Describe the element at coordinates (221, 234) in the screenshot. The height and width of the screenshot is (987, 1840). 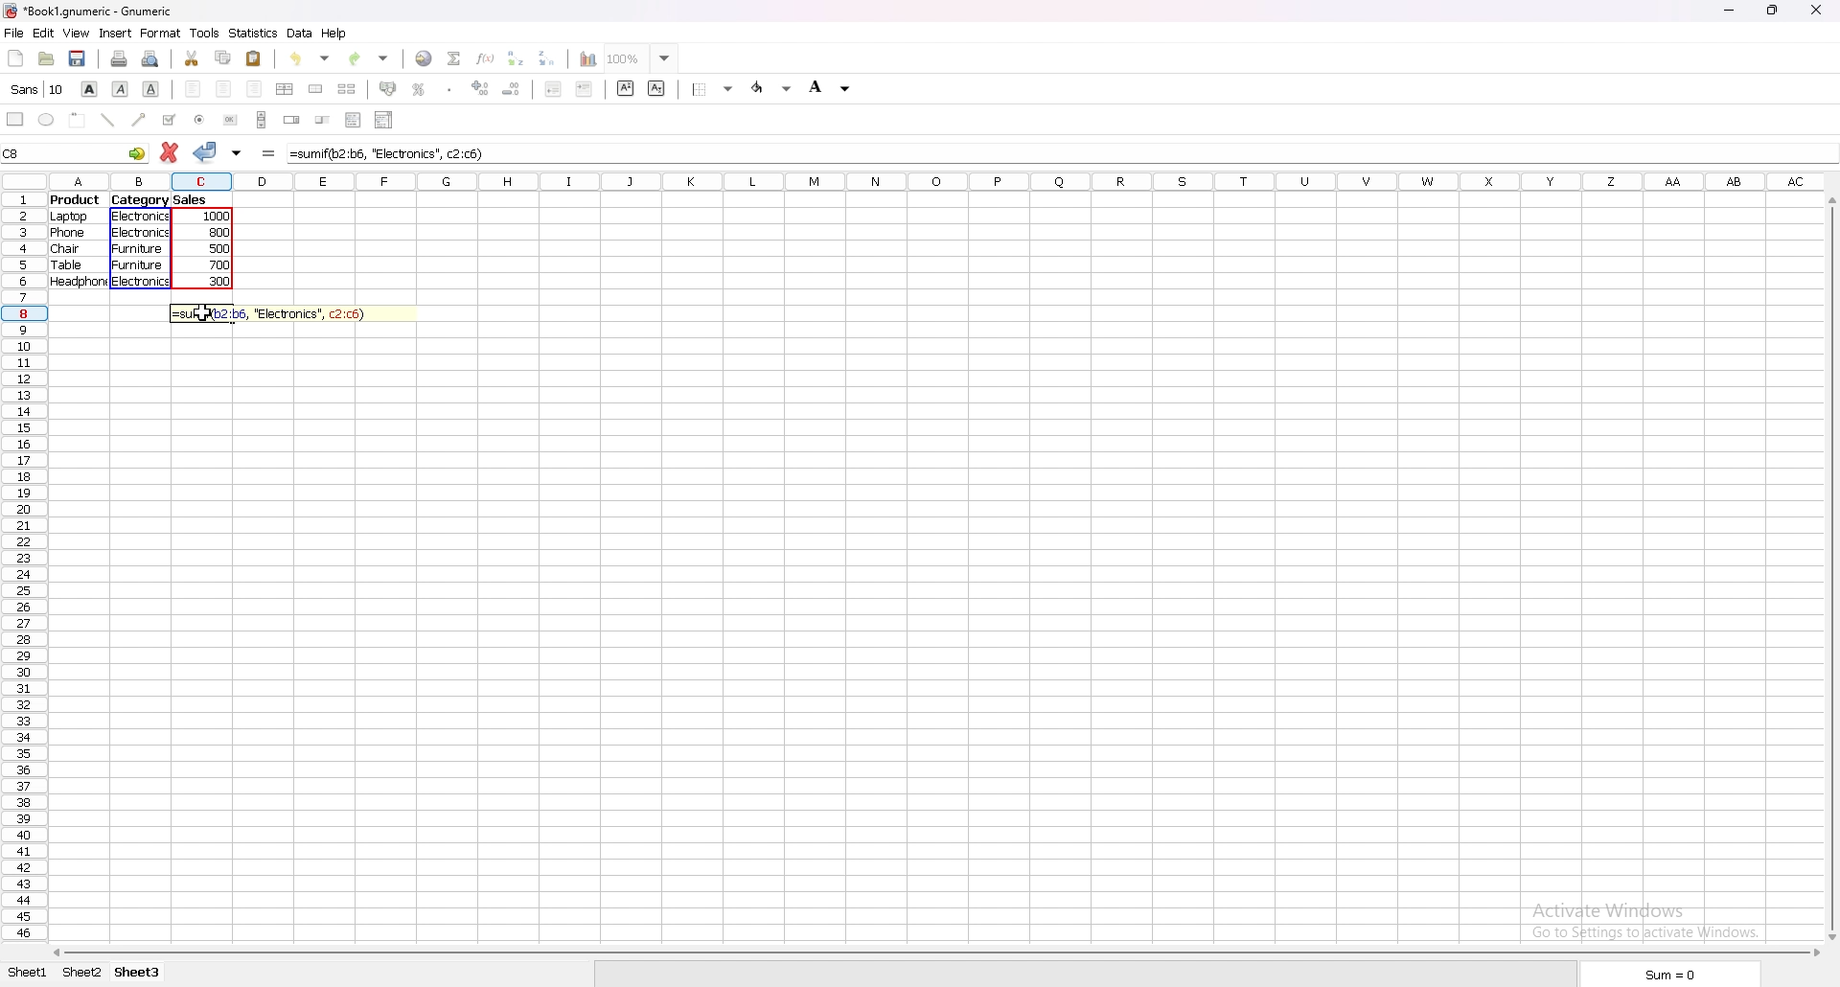
I see `800` at that location.